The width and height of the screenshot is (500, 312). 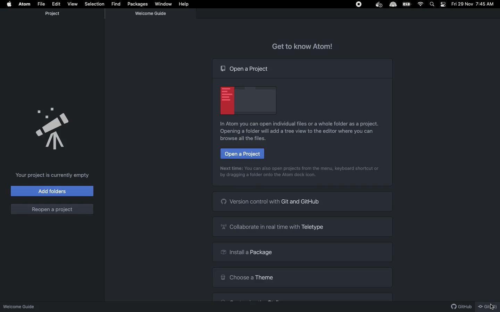 I want to click on Welcome guide, so click(x=152, y=14).